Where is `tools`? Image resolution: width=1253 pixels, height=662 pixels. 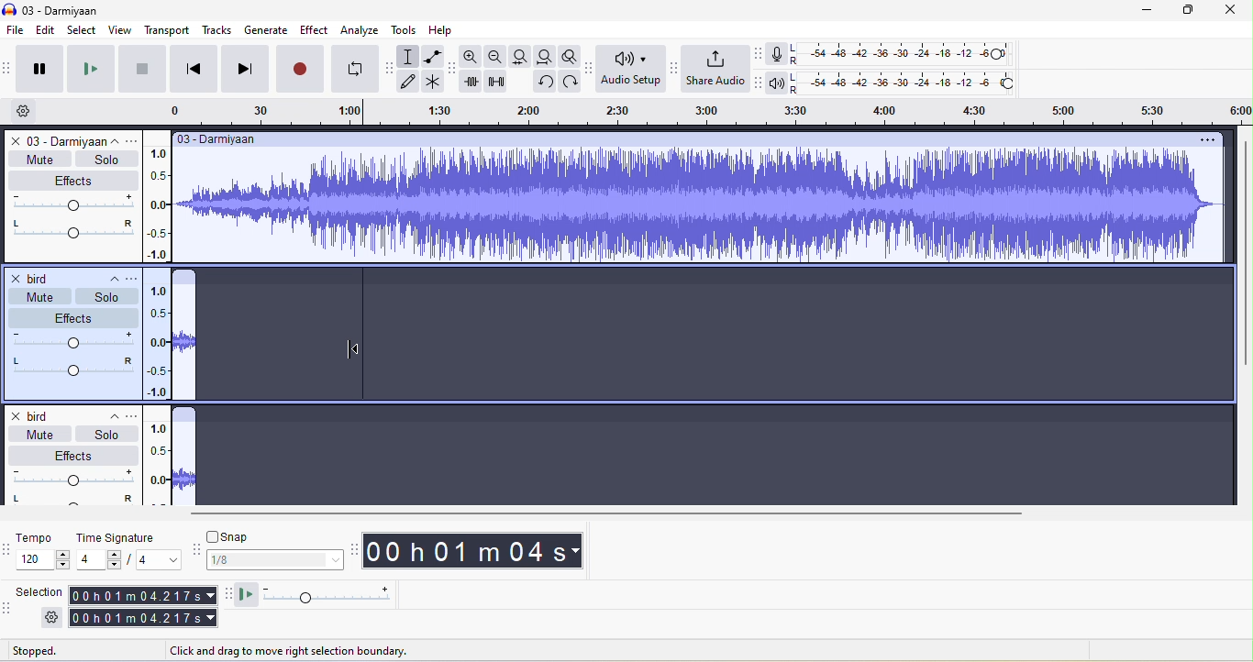
tools is located at coordinates (405, 29).